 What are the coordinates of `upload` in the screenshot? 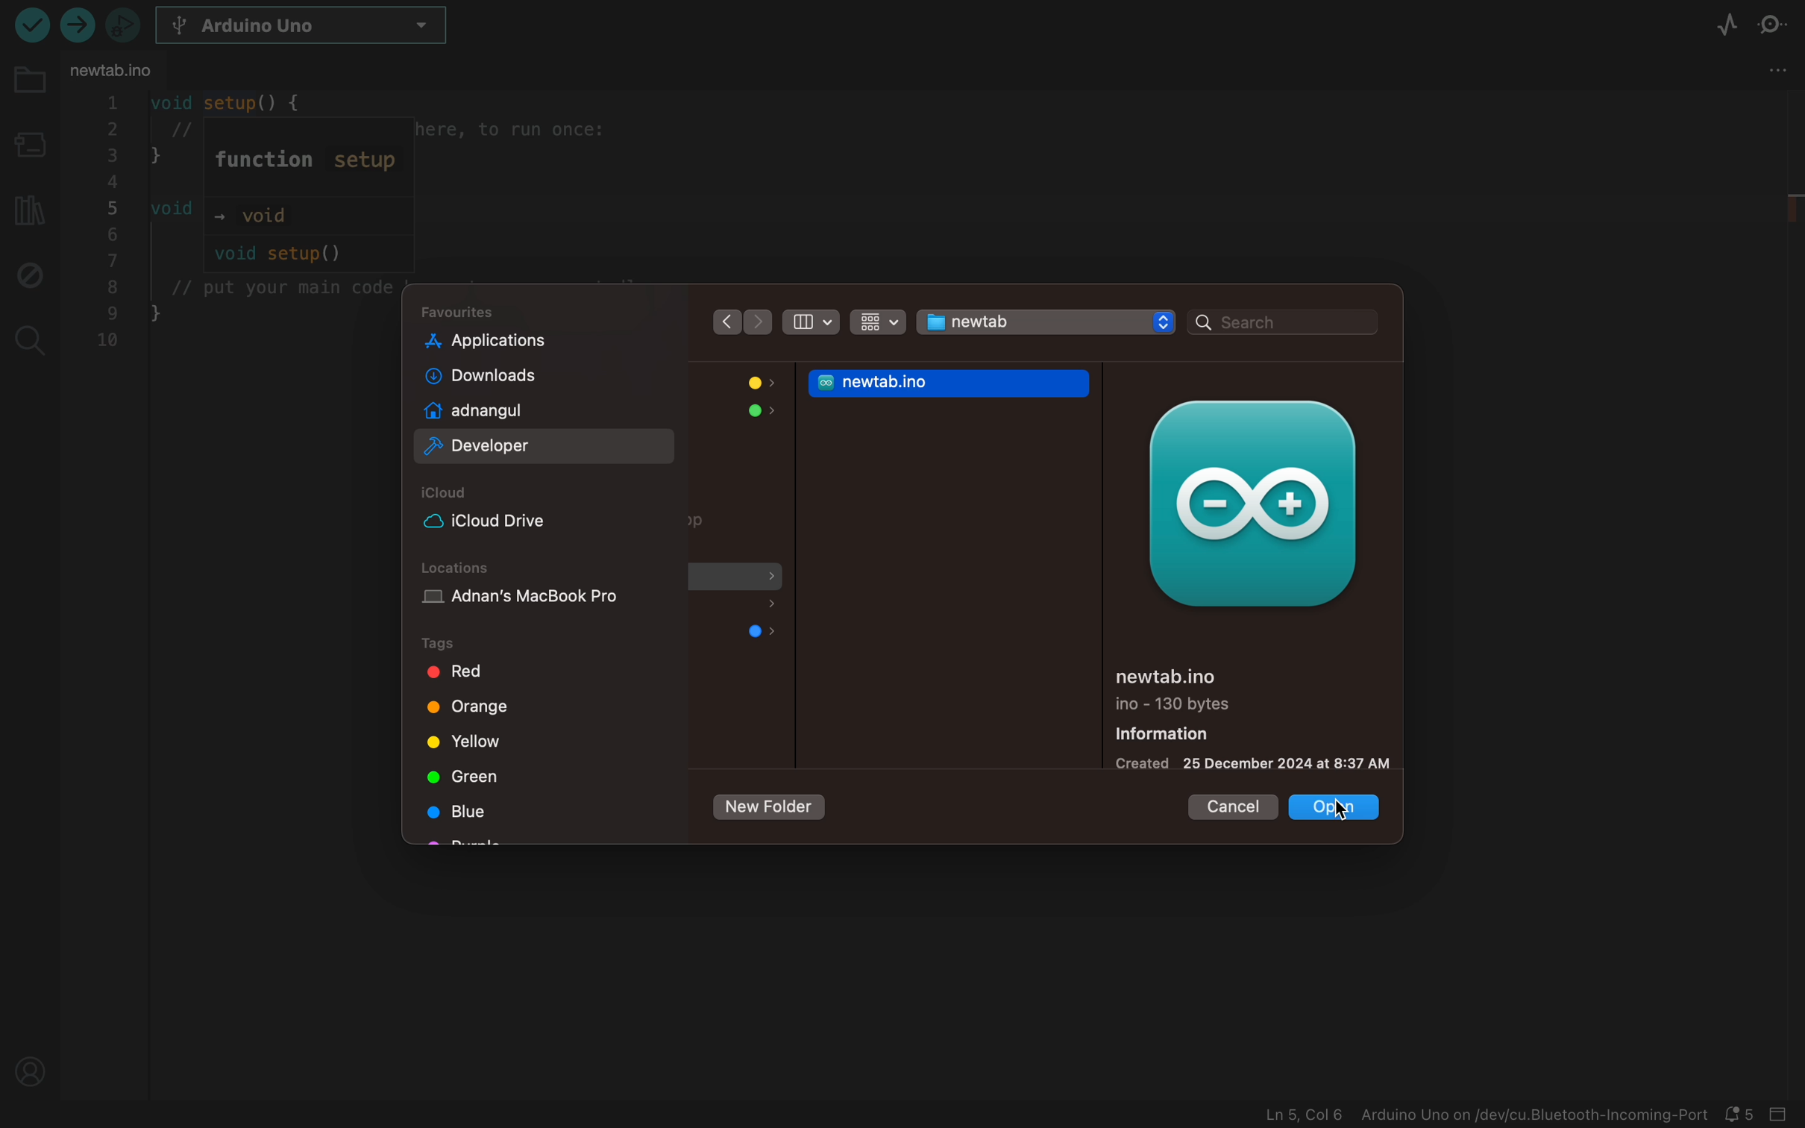 It's located at (30, 24).